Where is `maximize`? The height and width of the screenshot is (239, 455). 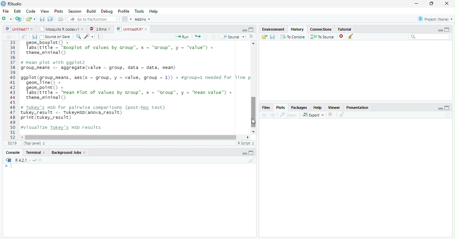
maximize is located at coordinates (448, 29).